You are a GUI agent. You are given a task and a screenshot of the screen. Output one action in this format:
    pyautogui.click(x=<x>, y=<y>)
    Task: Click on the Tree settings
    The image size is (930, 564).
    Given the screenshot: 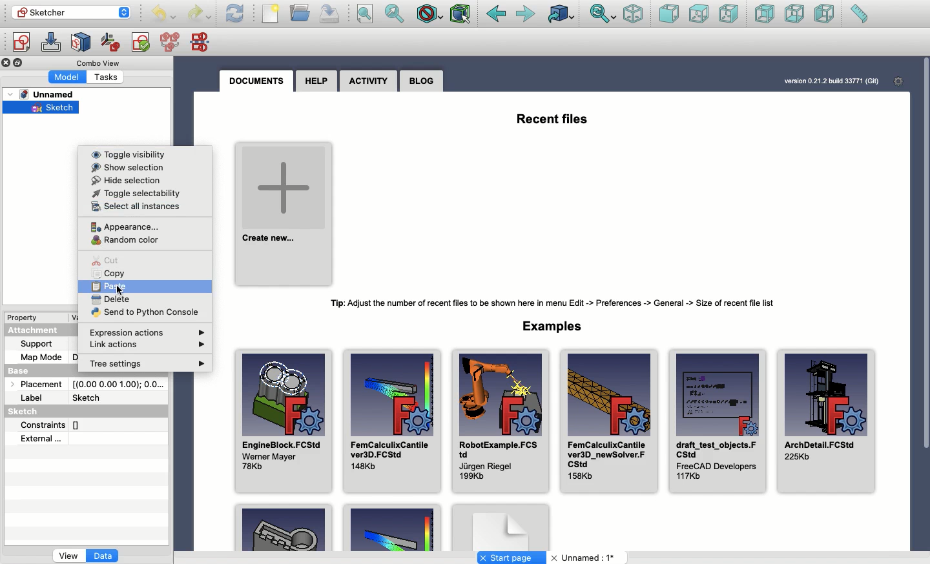 What is the action you would take?
    pyautogui.click(x=136, y=365)
    